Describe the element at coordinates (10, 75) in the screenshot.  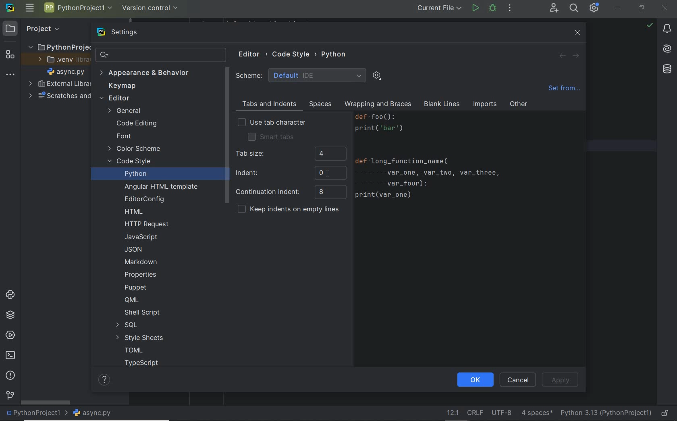
I see `more tool windows` at that location.